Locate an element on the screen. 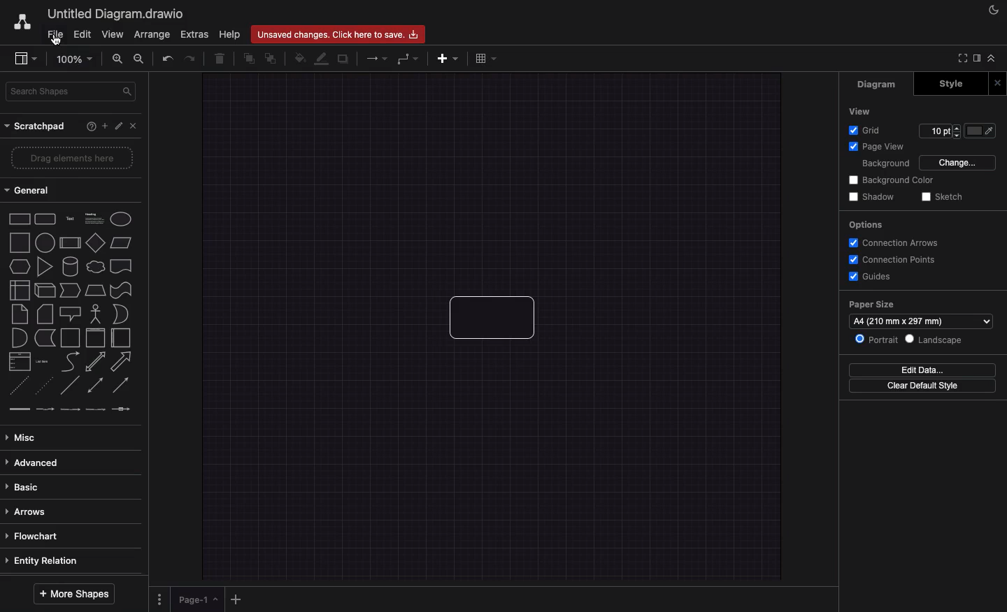 The image size is (1007, 612). Search shapes is located at coordinates (69, 92).